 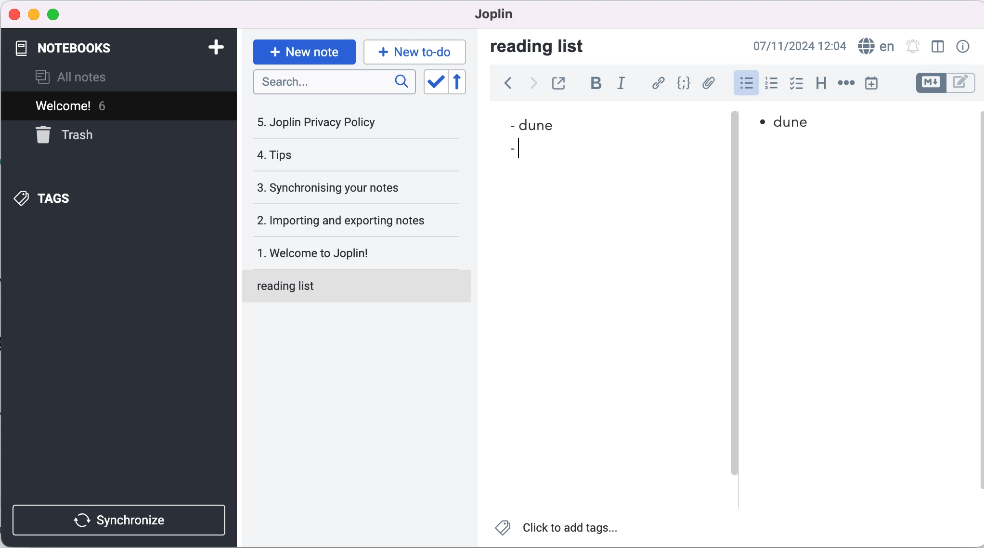 I want to click on blank canvas 2, so click(x=861, y=326).